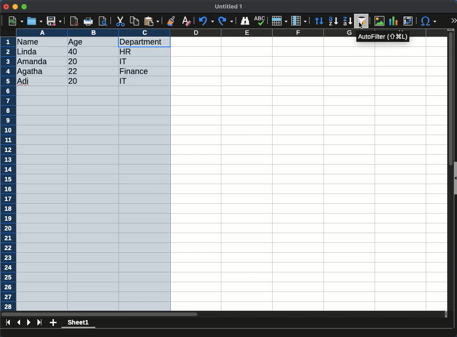  Describe the element at coordinates (333, 21) in the screenshot. I see `descending` at that location.